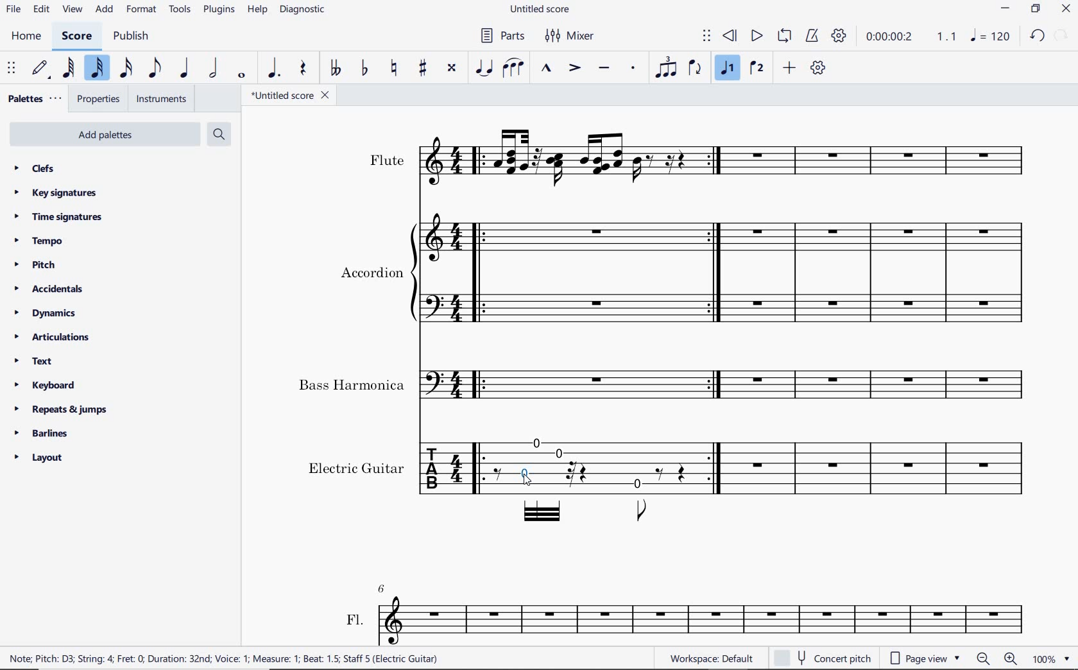  I want to click on whole note, so click(242, 74).